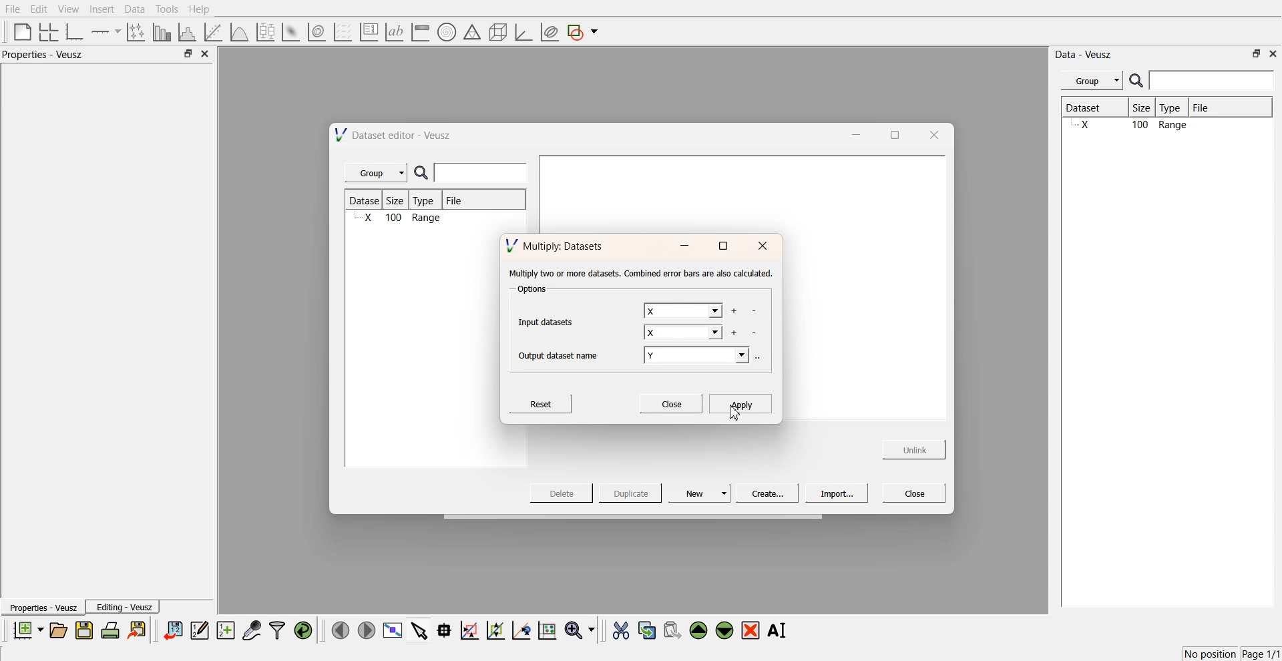 The width and height of the screenshot is (1282, 661). Describe the element at coordinates (837, 493) in the screenshot. I see `Import...` at that location.